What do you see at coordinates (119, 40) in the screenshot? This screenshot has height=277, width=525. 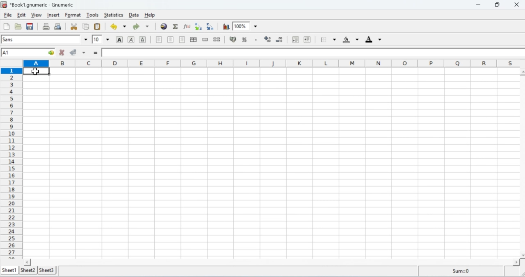 I see `` at bounding box center [119, 40].